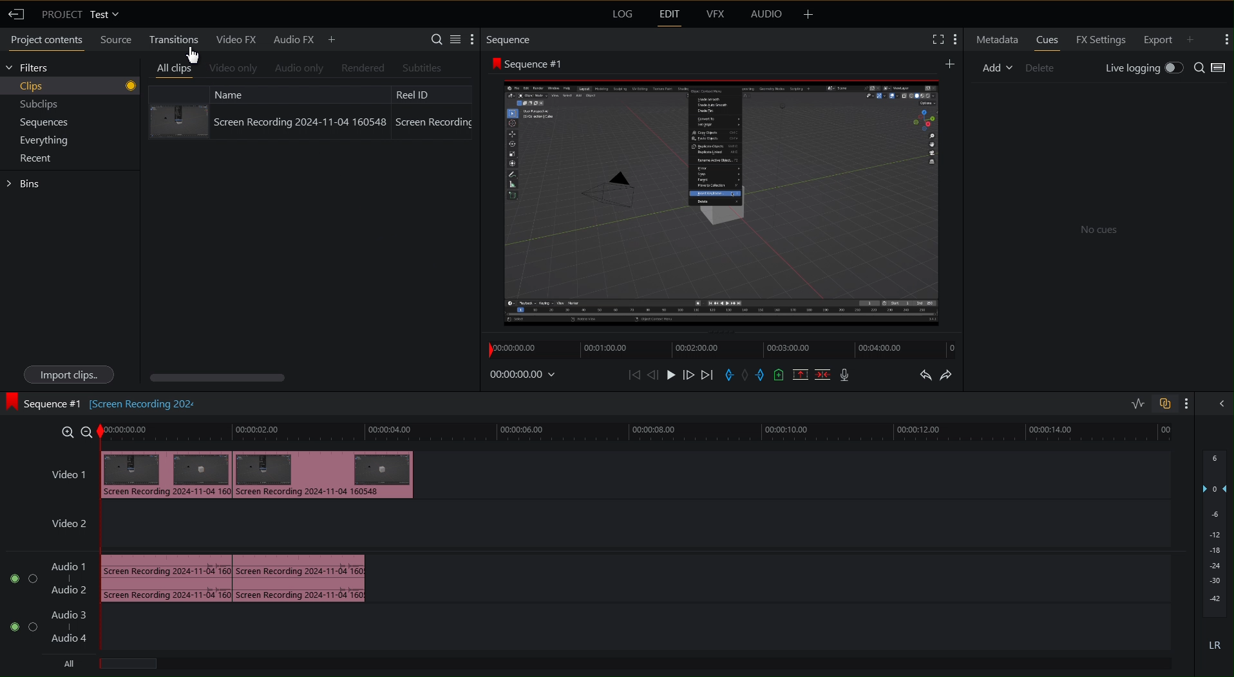  What do you see at coordinates (653, 375) in the screenshot?
I see `Move Back` at bounding box center [653, 375].